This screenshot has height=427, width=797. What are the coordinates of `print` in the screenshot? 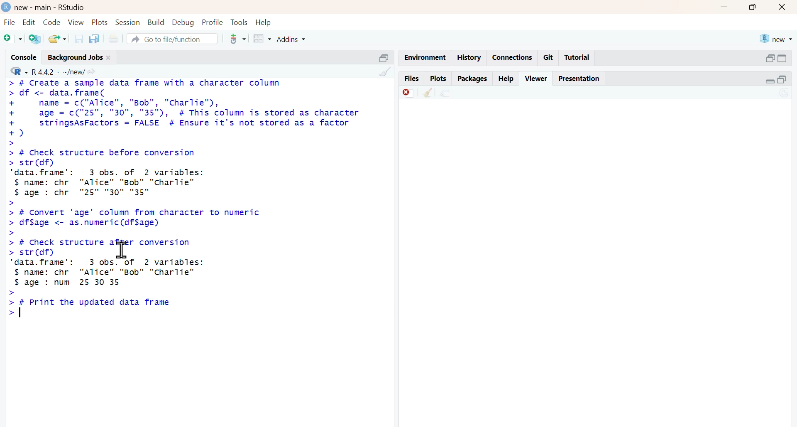 It's located at (114, 39).